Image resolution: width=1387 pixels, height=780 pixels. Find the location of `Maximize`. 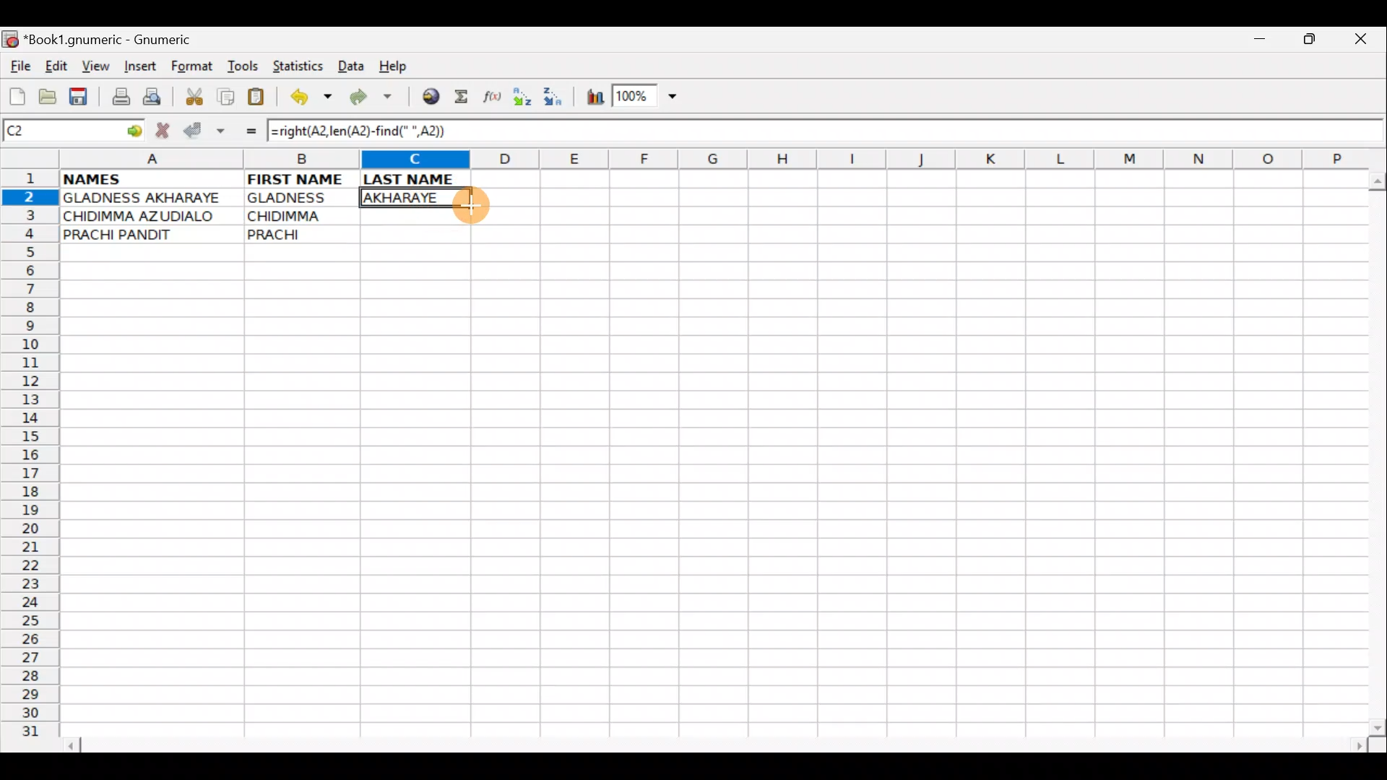

Maximize is located at coordinates (1312, 42).